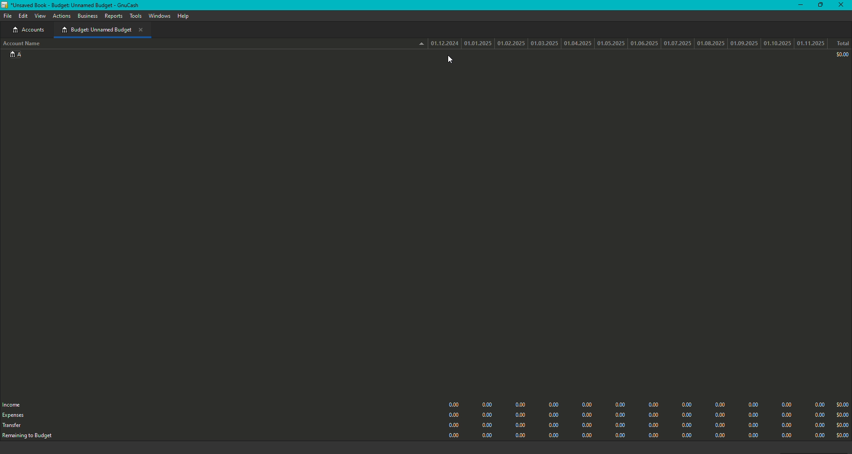 The image size is (852, 454). What do you see at coordinates (840, 55) in the screenshot?
I see `$0` at bounding box center [840, 55].